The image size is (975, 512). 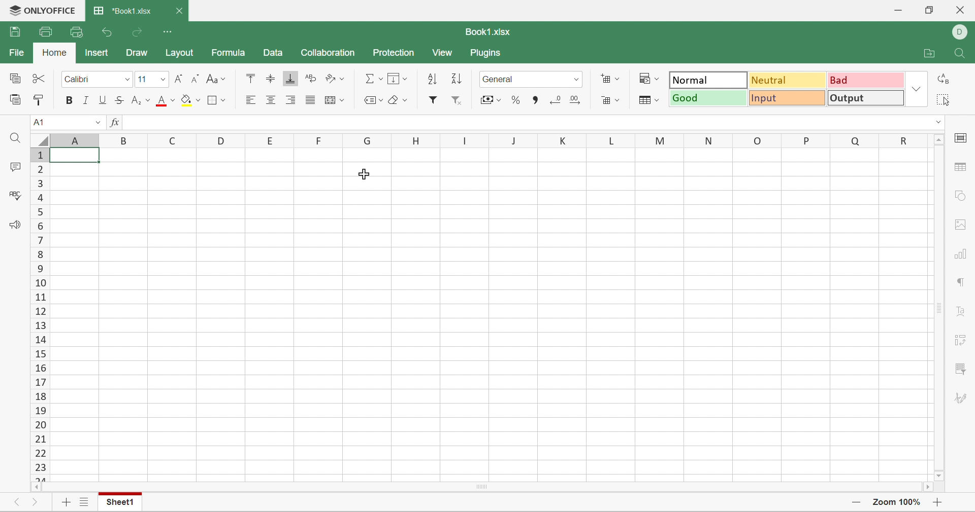 I want to click on Signature, so click(x=959, y=398).